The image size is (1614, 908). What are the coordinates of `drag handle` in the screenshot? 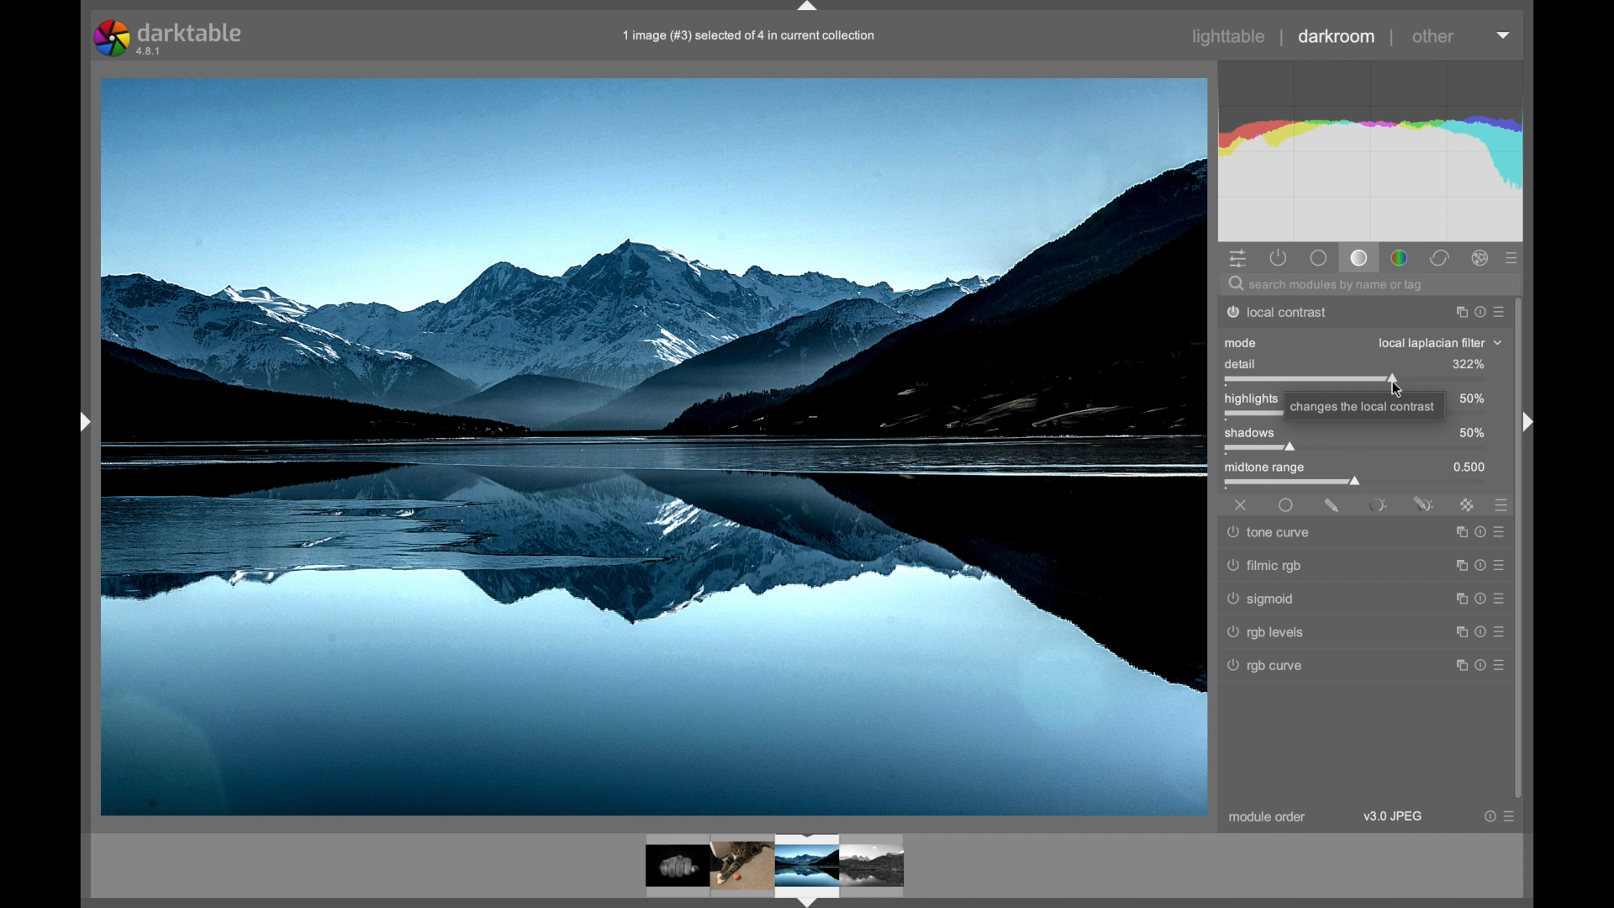 It's located at (1532, 425).